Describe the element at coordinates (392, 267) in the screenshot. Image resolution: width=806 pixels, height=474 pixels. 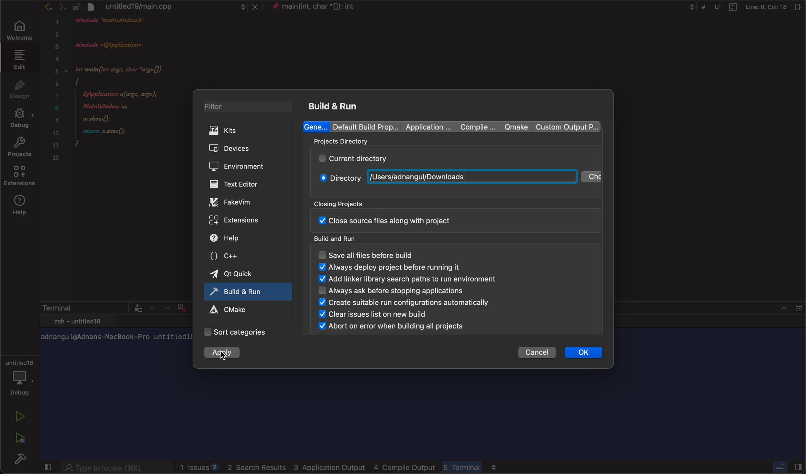
I see `always display` at that location.